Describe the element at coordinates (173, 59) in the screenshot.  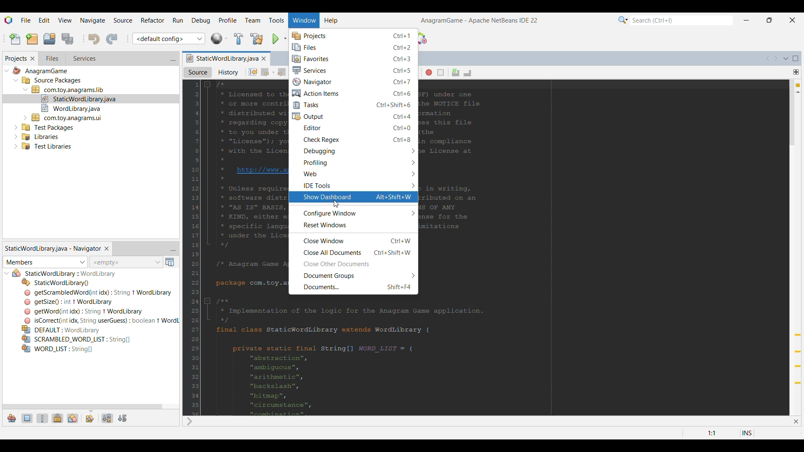
I see `Minimize window group` at that location.